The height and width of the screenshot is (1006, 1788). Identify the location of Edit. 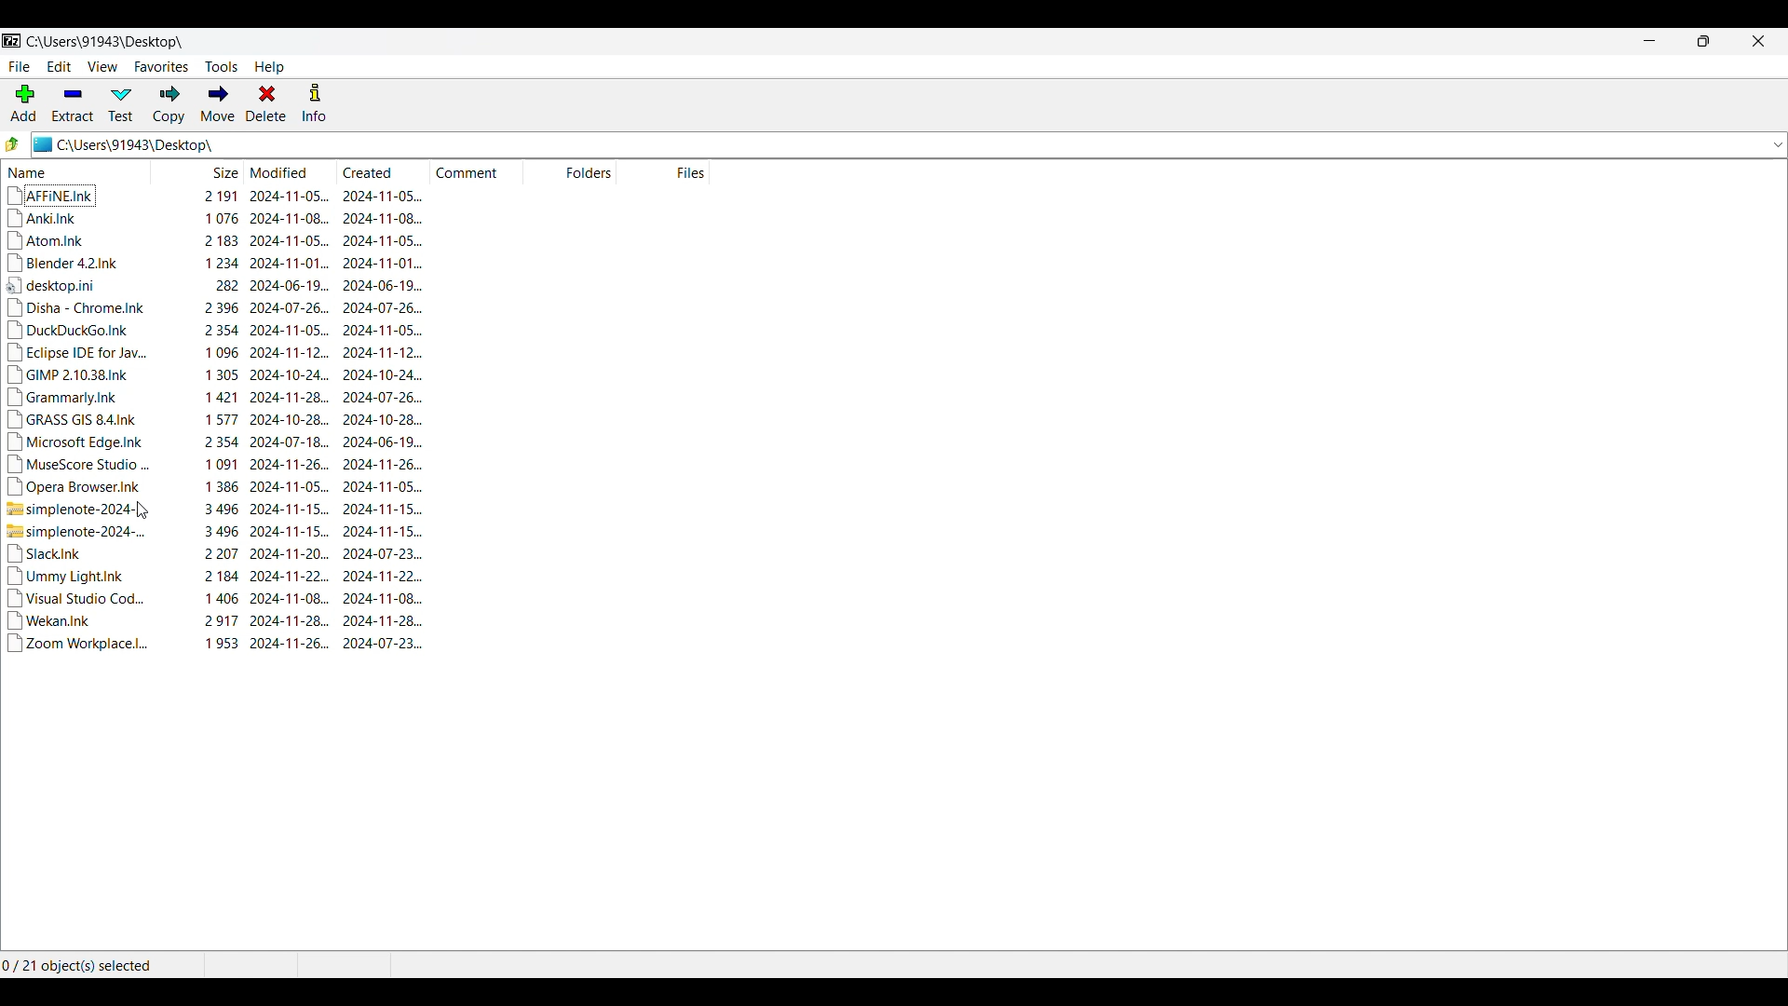
(59, 66).